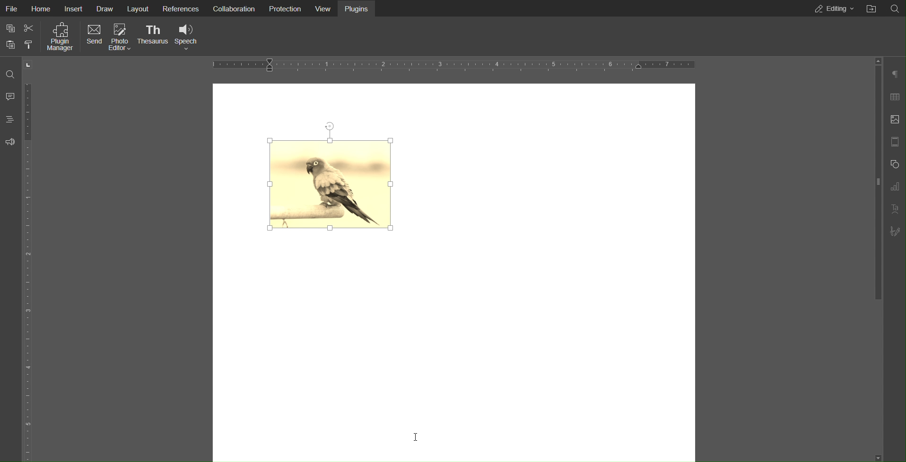 The width and height of the screenshot is (906, 462). I want to click on Signature, so click(895, 232).